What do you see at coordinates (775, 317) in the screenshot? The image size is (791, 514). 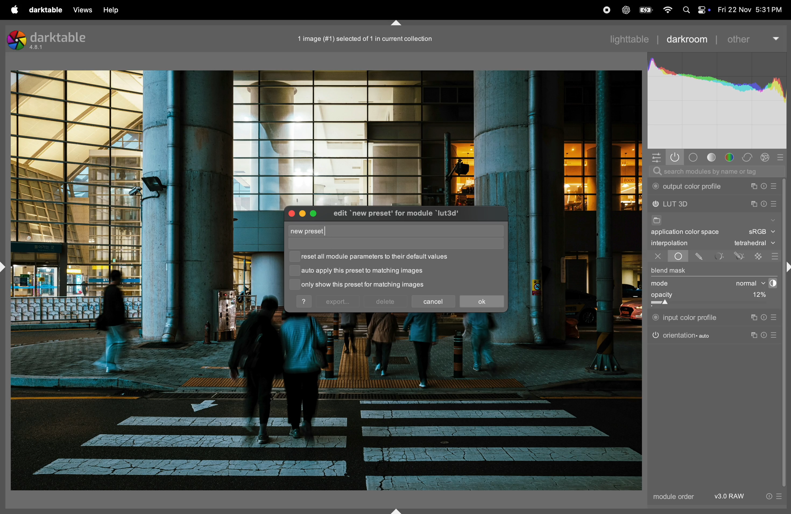 I see `presets` at bounding box center [775, 317].